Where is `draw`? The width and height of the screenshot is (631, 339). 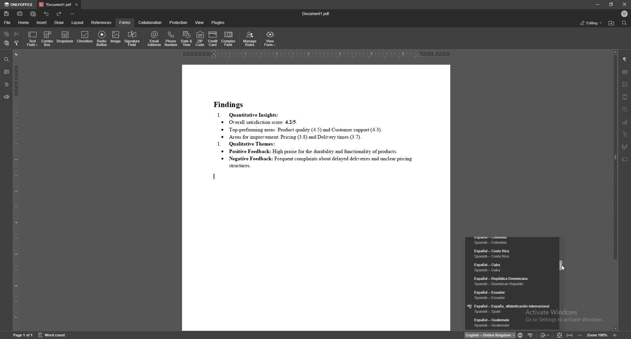
draw is located at coordinates (59, 23).